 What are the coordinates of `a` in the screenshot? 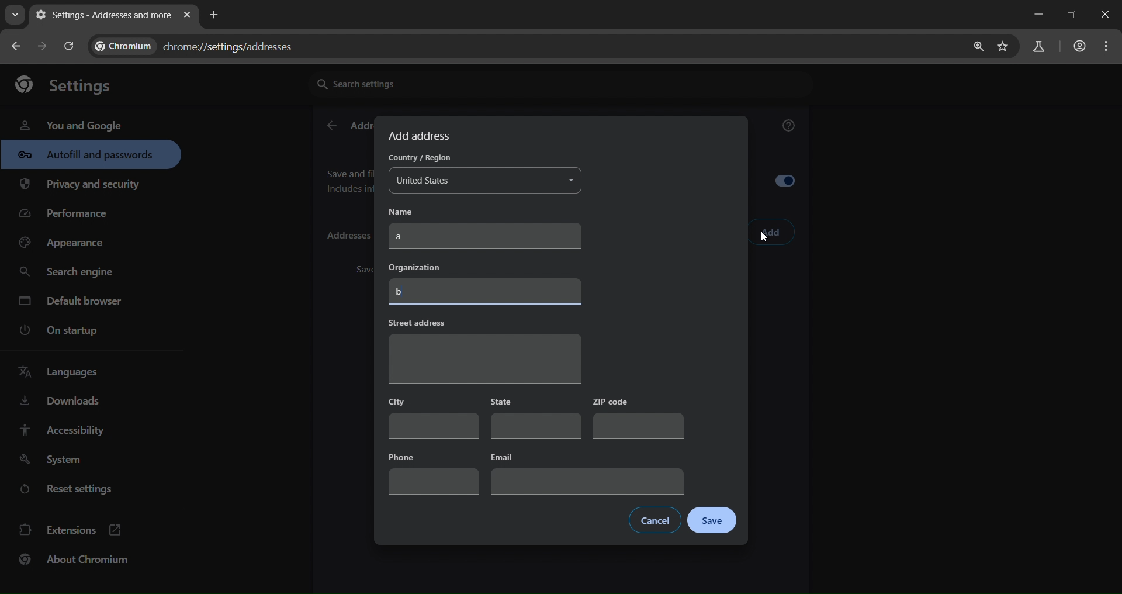 It's located at (487, 236).